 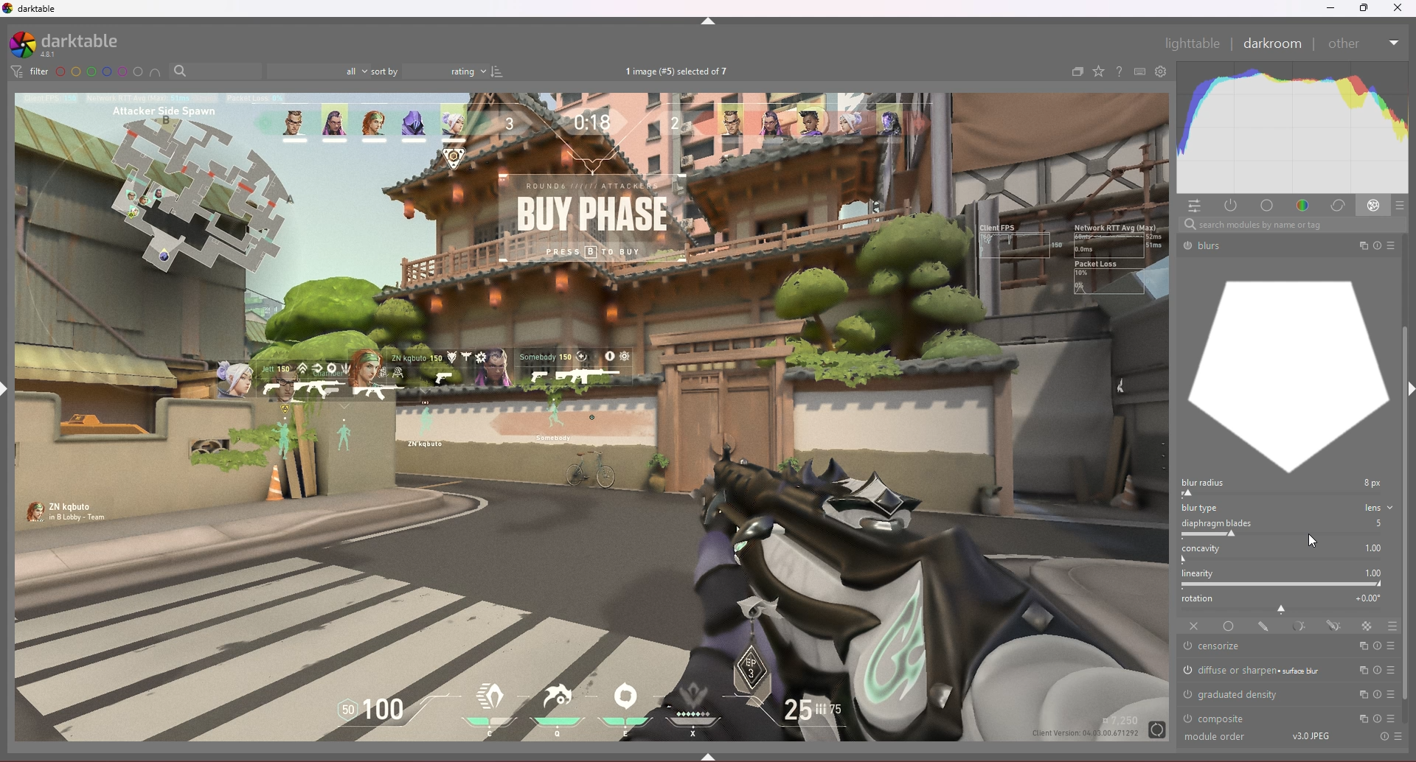 What do you see at coordinates (1193, 206) in the screenshot?
I see `quick access panel` at bounding box center [1193, 206].